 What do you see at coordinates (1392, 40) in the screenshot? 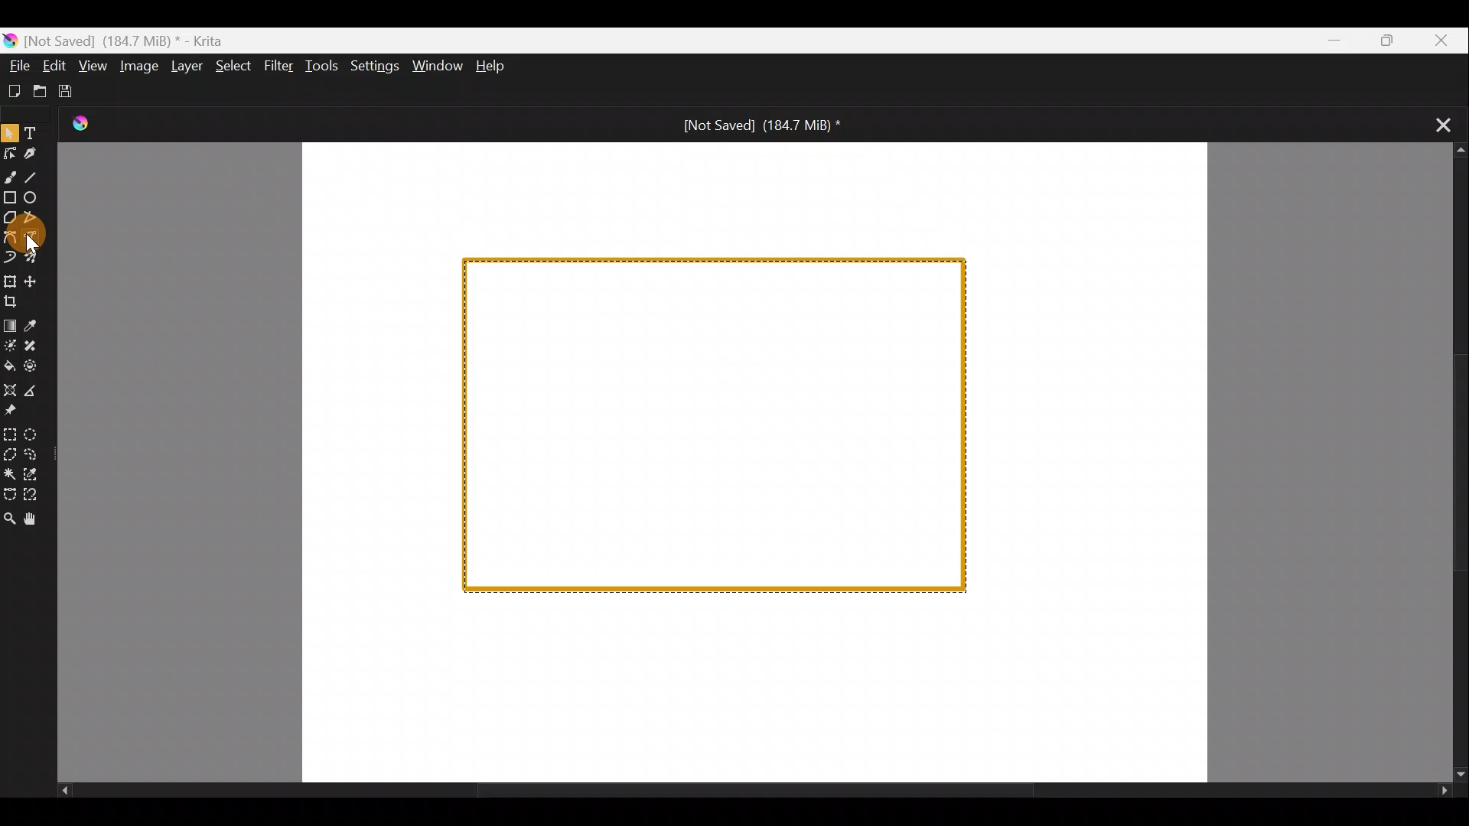
I see `Maximize` at bounding box center [1392, 40].